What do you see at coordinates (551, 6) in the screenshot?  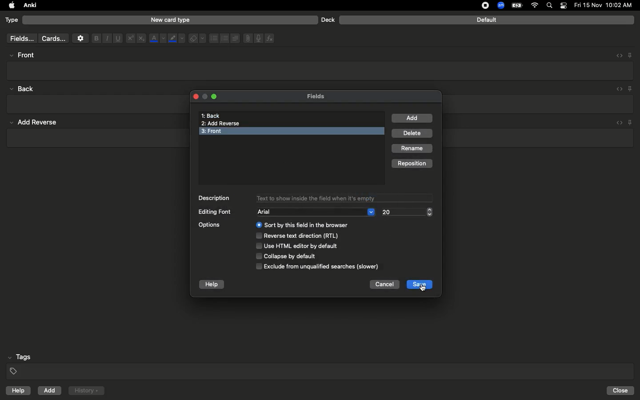 I see `Search` at bounding box center [551, 6].